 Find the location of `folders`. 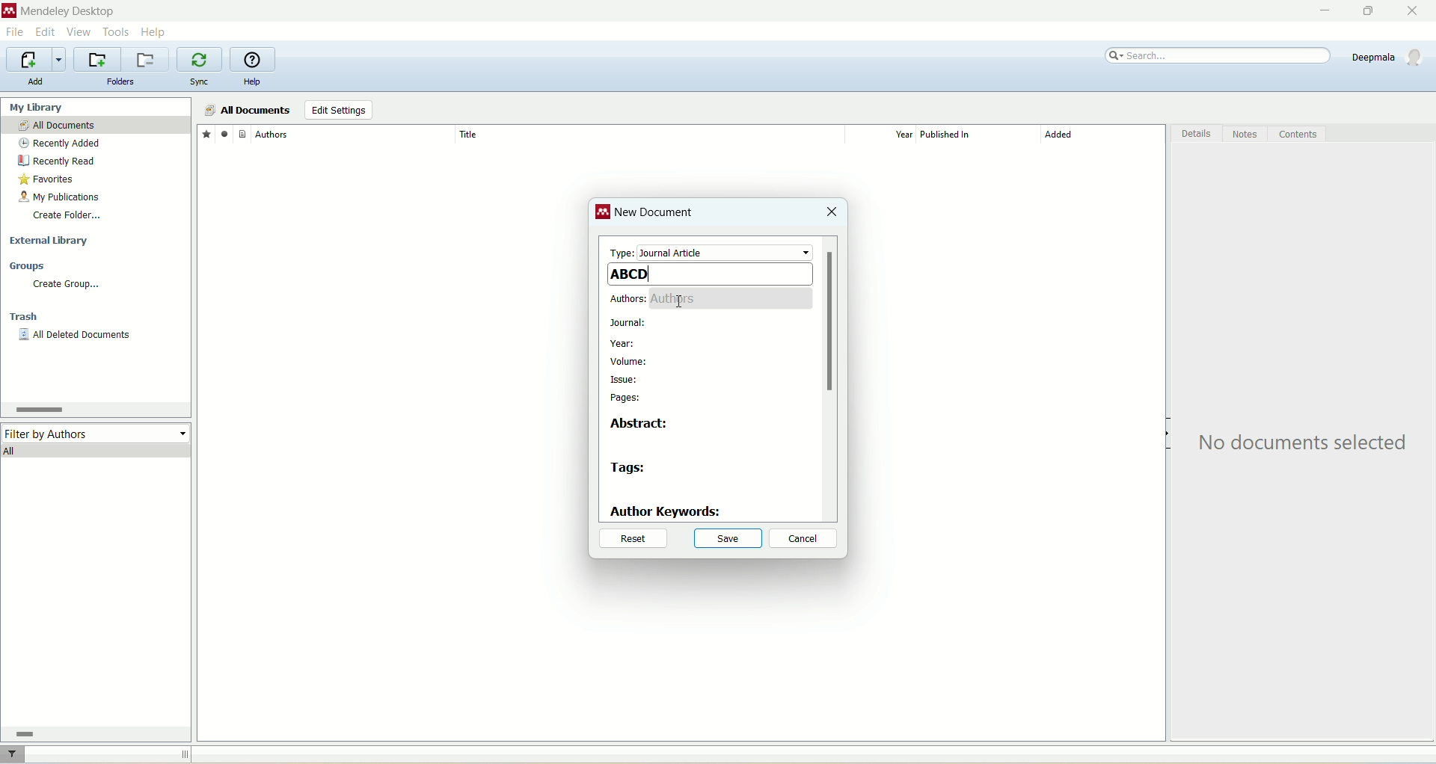

folders is located at coordinates (121, 82).